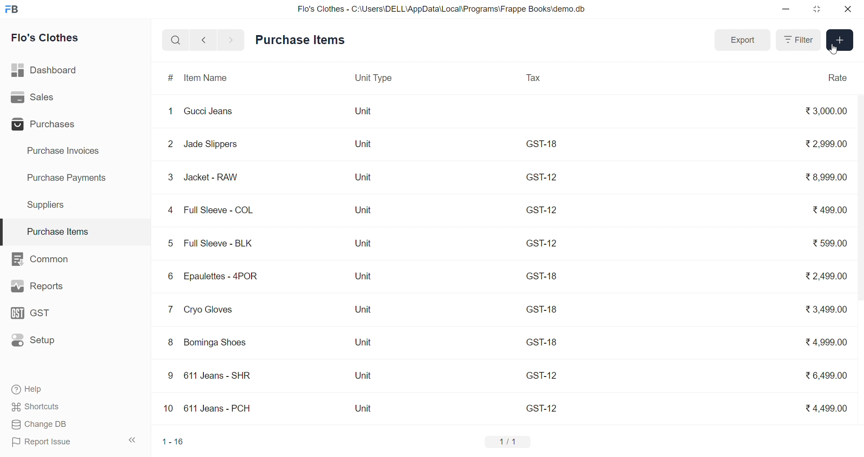 This screenshot has height=457, width=864. Describe the element at coordinates (46, 98) in the screenshot. I see `Sales` at that location.